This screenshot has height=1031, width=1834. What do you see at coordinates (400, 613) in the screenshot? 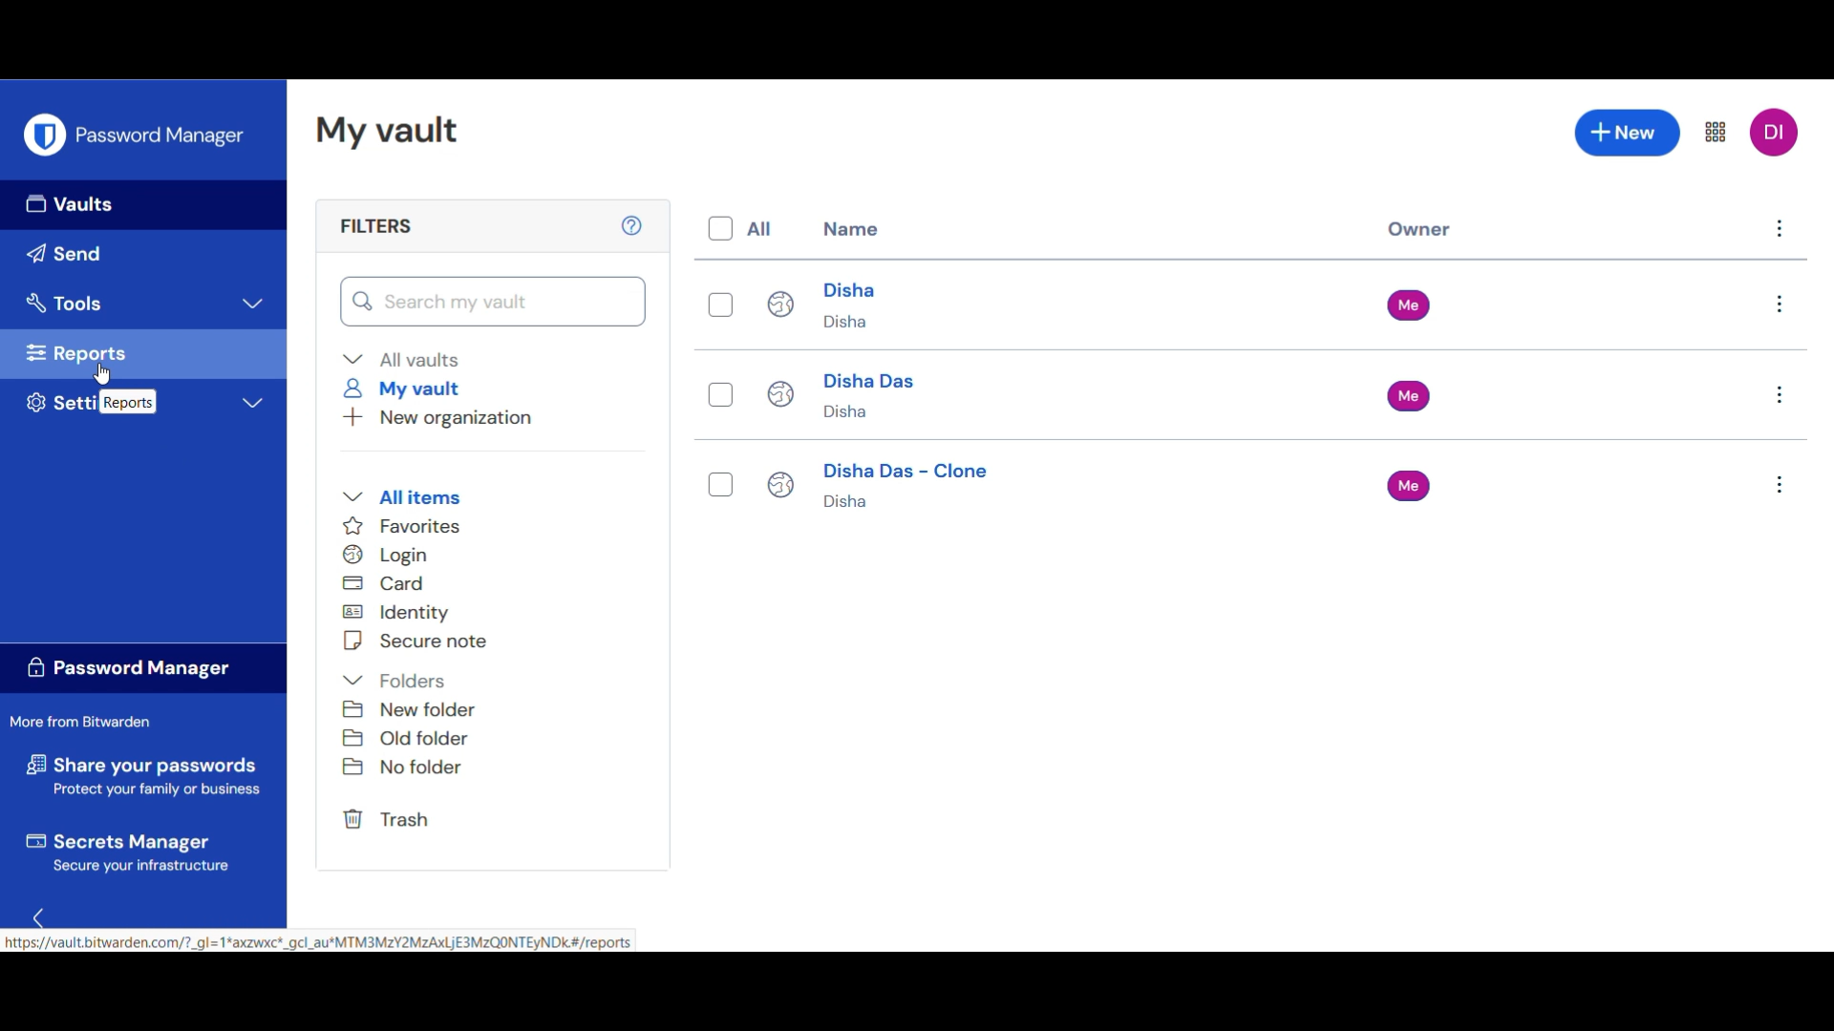
I see `Identity` at bounding box center [400, 613].